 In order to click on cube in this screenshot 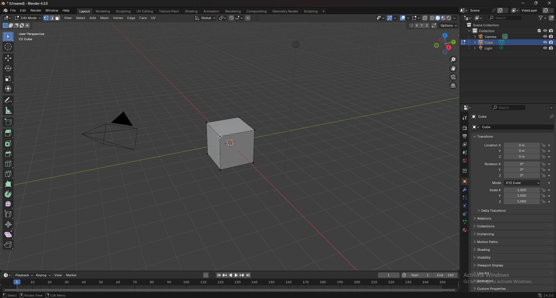, I will do `click(510, 127)`.